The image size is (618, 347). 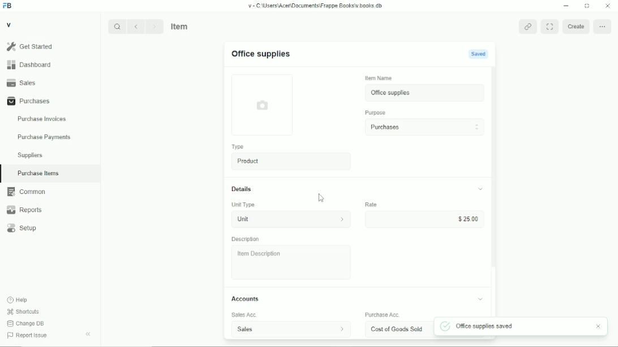 What do you see at coordinates (44, 137) in the screenshot?
I see `purchase payments` at bounding box center [44, 137].